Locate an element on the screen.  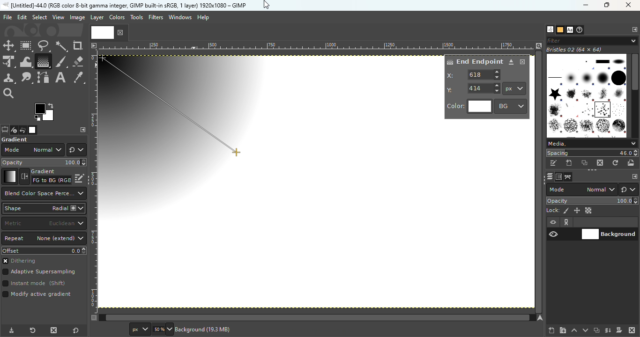
Select is located at coordinates (39, 17).